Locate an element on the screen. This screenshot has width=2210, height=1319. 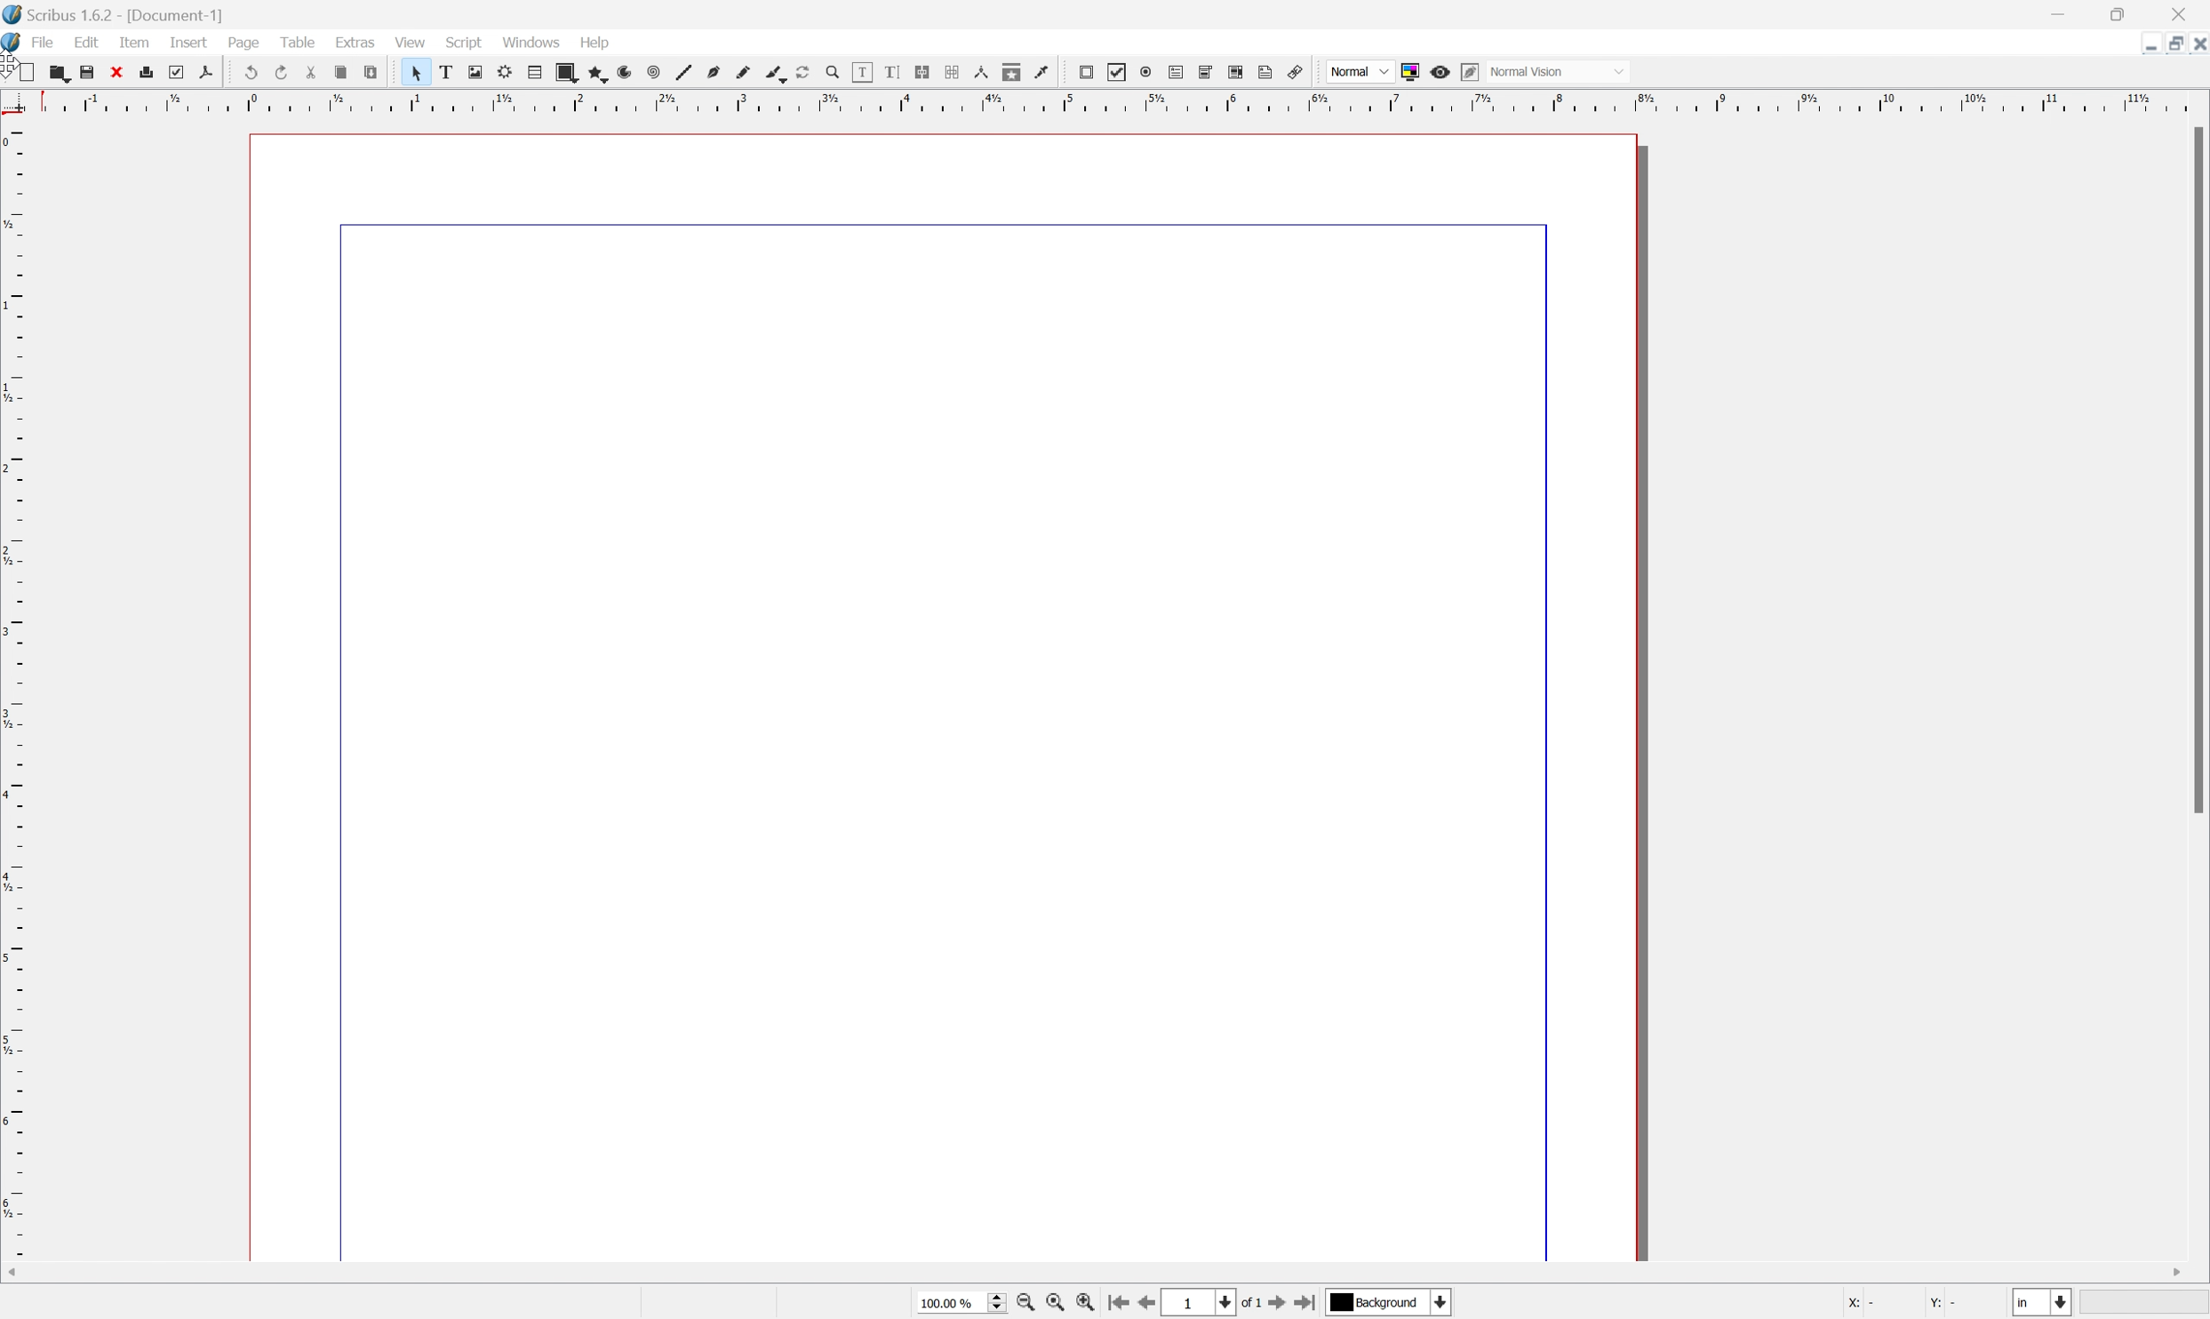
pdf combo box is located at coordinates (1206, 72).